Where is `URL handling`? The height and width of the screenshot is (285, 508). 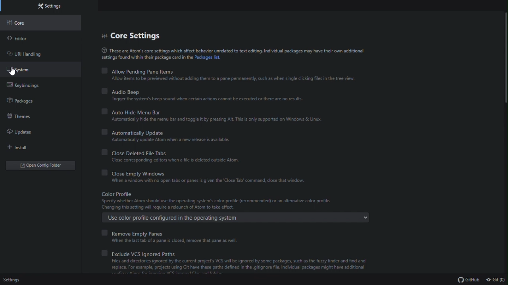 URL handling is located at coordinates (28, 56).